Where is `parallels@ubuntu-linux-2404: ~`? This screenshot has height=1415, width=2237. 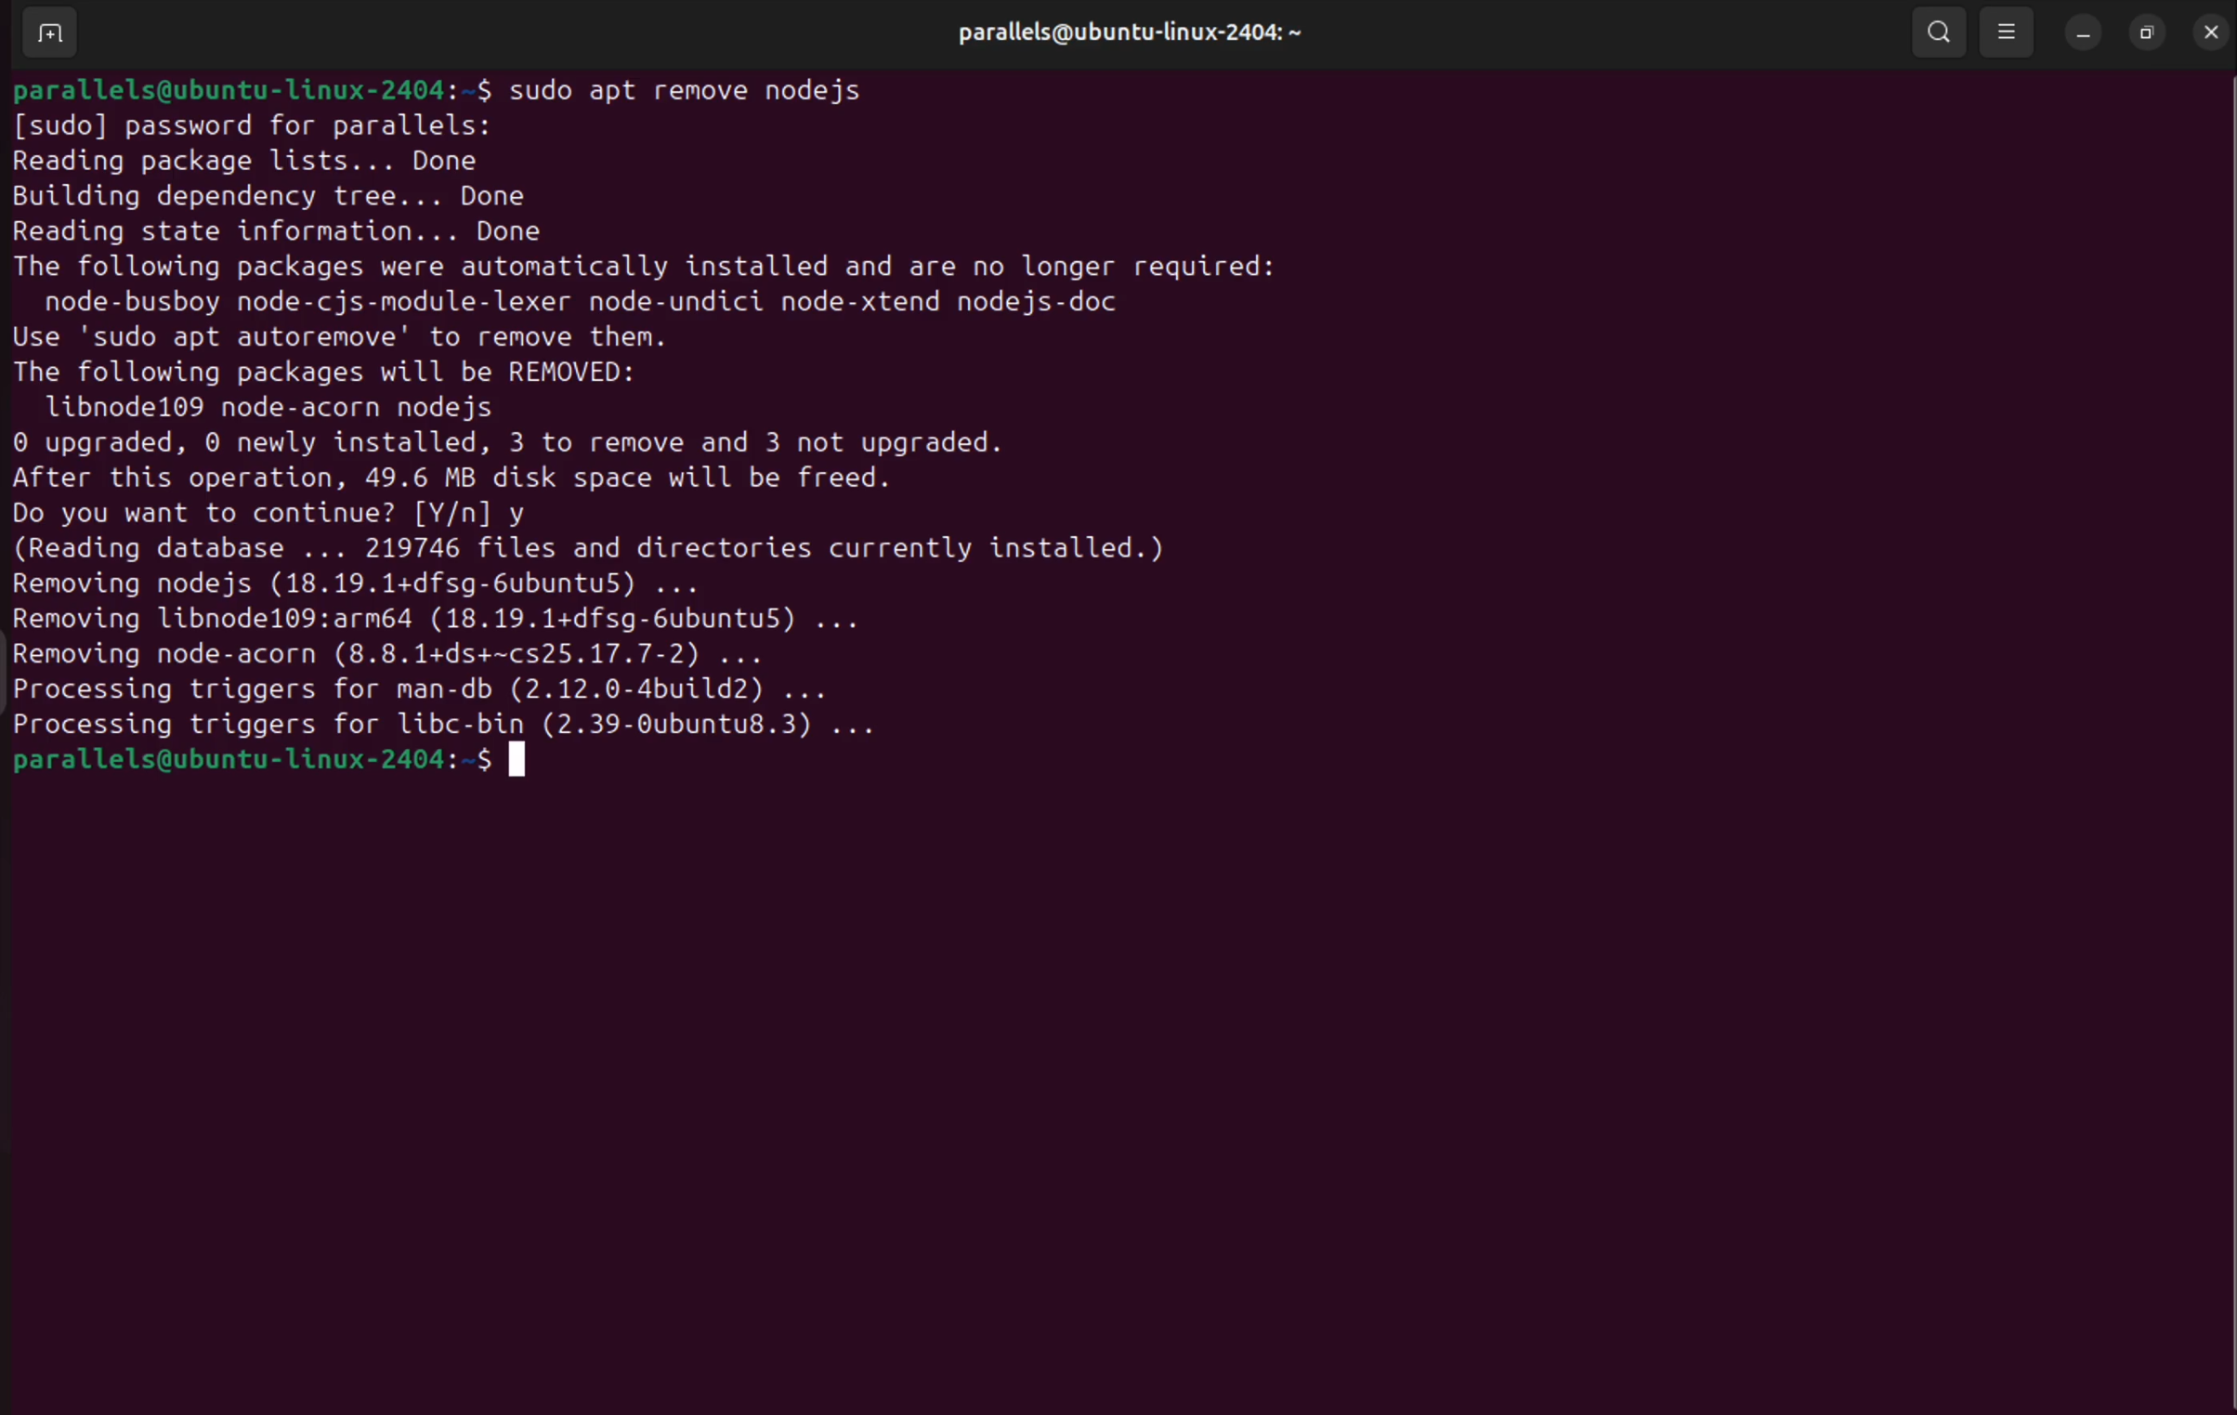 parallels@ubuntu-linux-2404: ~ is located at coordinates (1128, 32).